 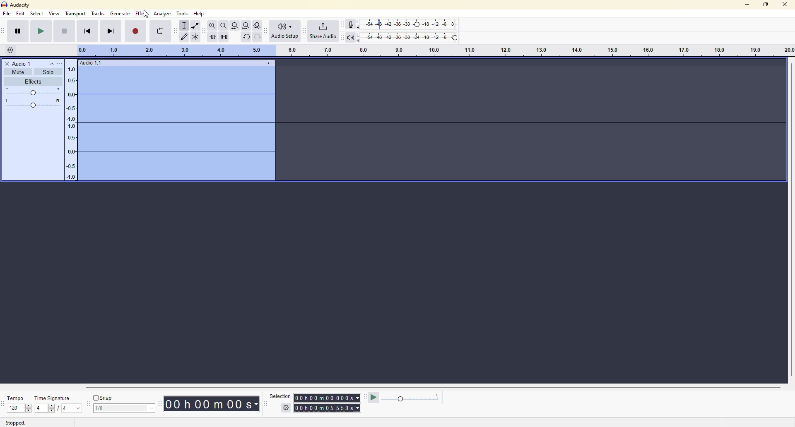 I want to click on gennerate, so click(x=120, y=13).